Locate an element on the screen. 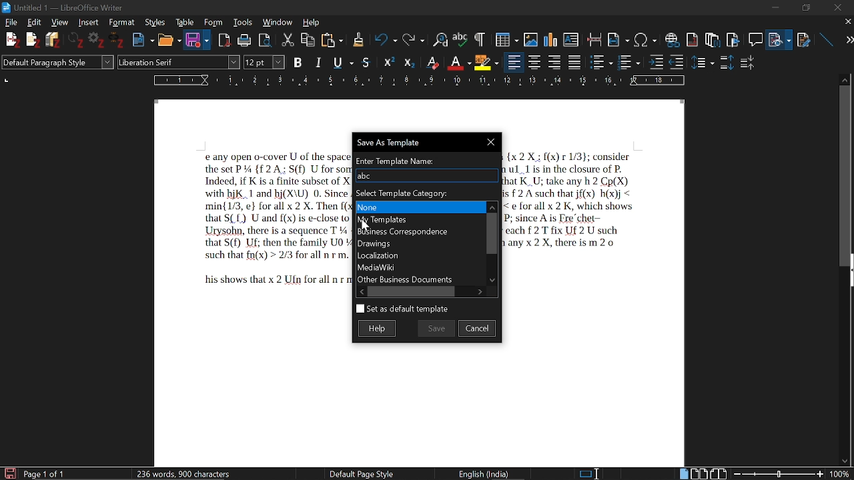 This screenshot has width=854, height=480. Settings is located at coordinates (98, 41).